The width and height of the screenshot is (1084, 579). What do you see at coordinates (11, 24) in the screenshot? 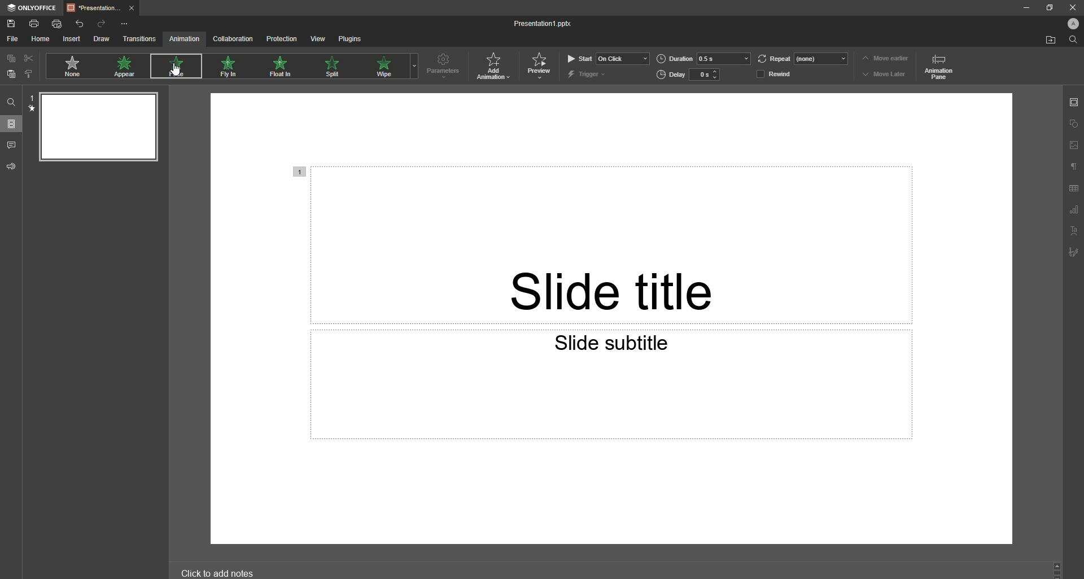
I see `Save` at bounding box center [11, 24].